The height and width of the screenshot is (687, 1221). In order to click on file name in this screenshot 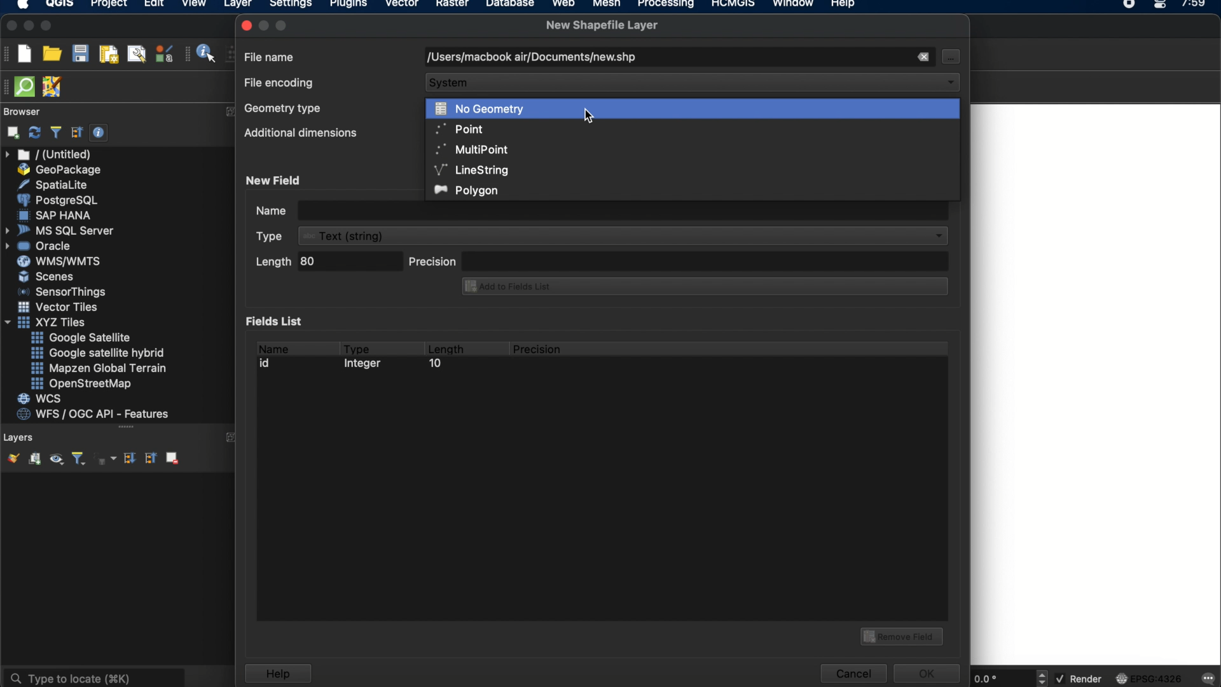, I will do `click(270, 56)`.